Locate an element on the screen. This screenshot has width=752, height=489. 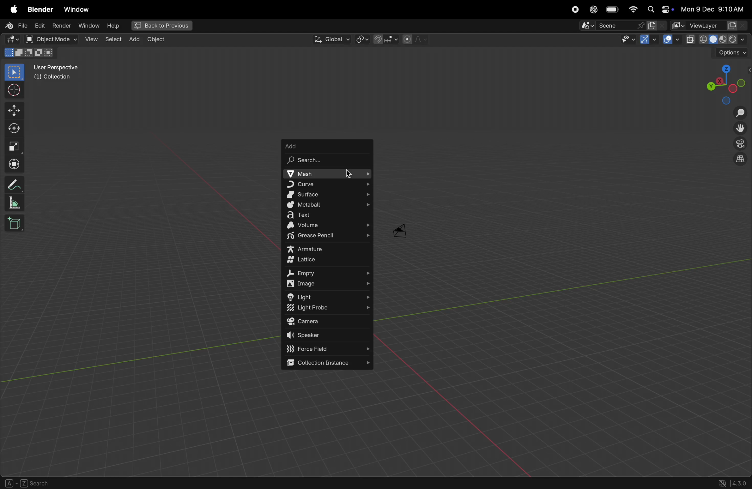
visibility is located at coordinates (626, 40).